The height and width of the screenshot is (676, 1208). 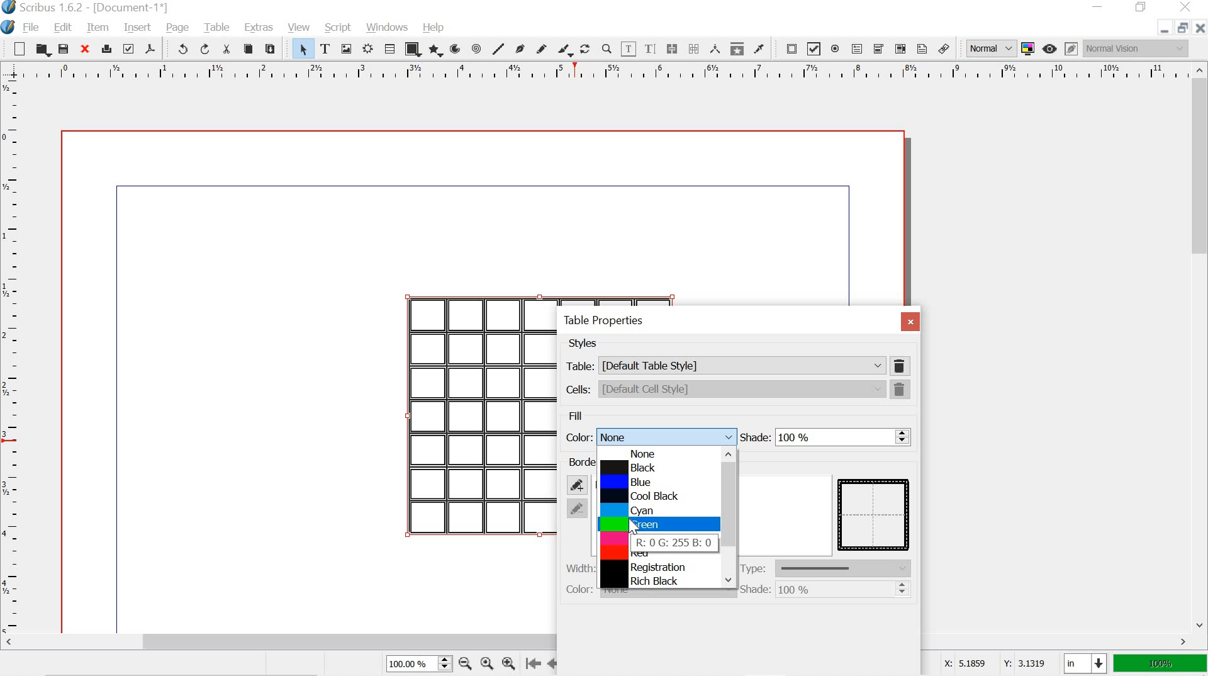 What do you see at coordinates (64, 28) in the screenshot?
I see `edit` at bounding box center [64, 28].